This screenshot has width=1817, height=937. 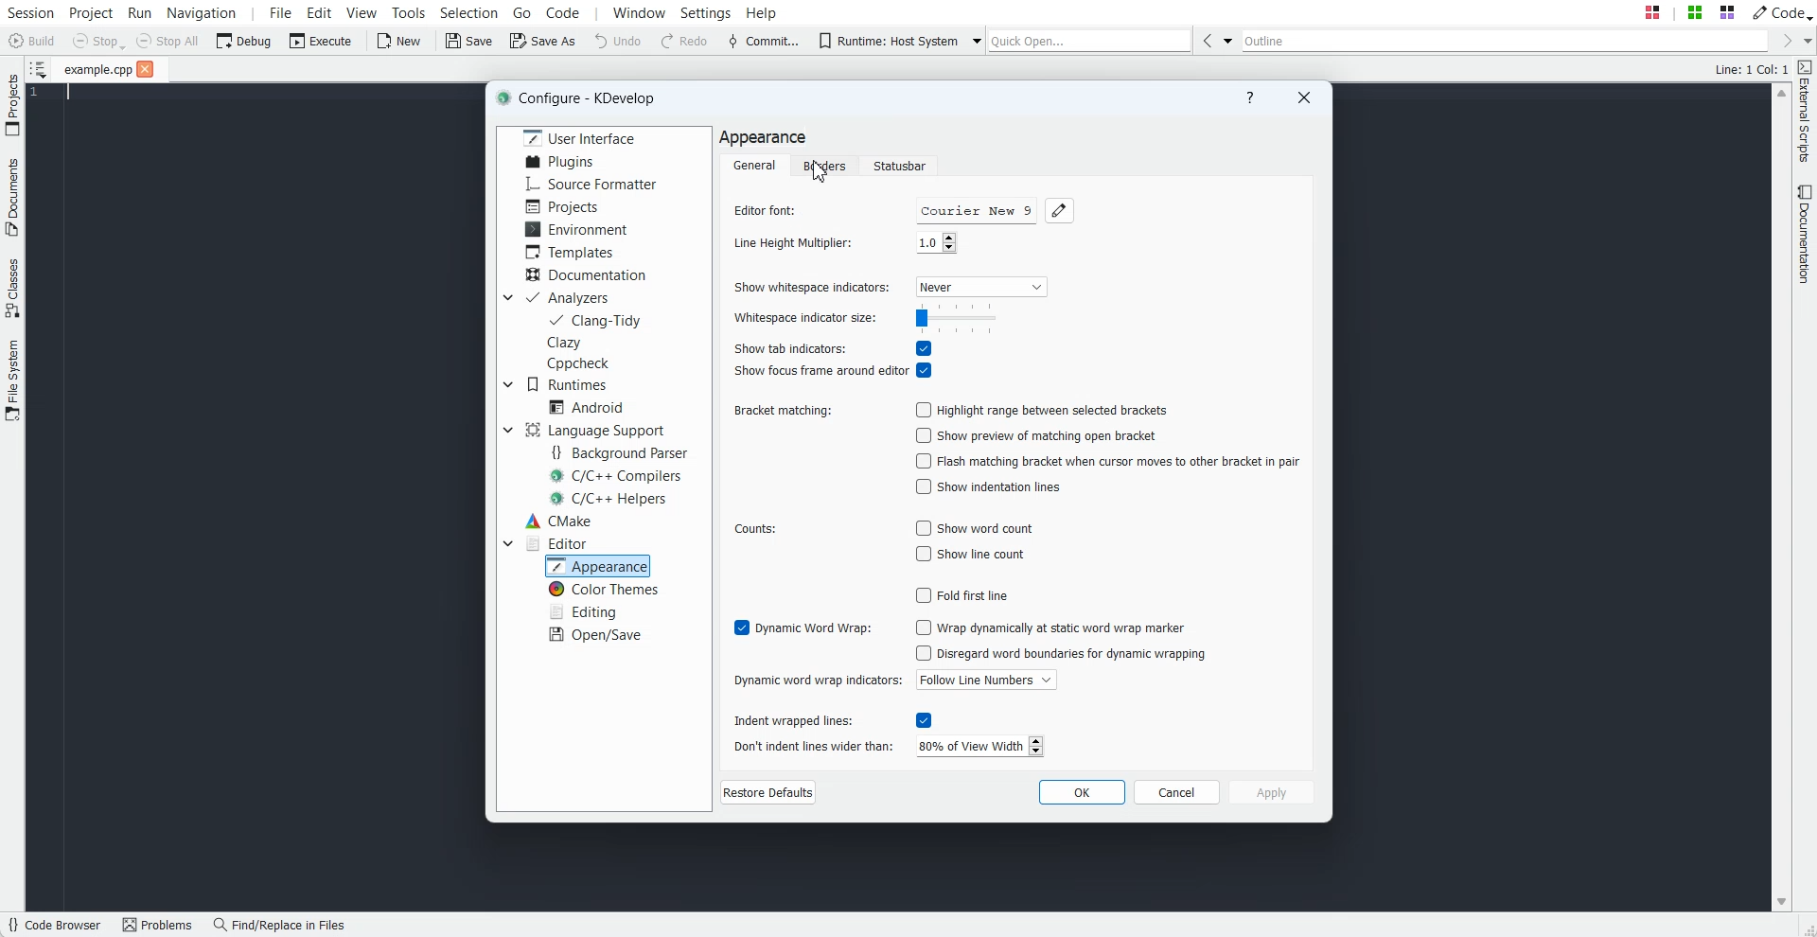 What do you see at coordinates (1178, 791) in the screenshot?
I see `Cancel` at bounding box center [1178, 791].